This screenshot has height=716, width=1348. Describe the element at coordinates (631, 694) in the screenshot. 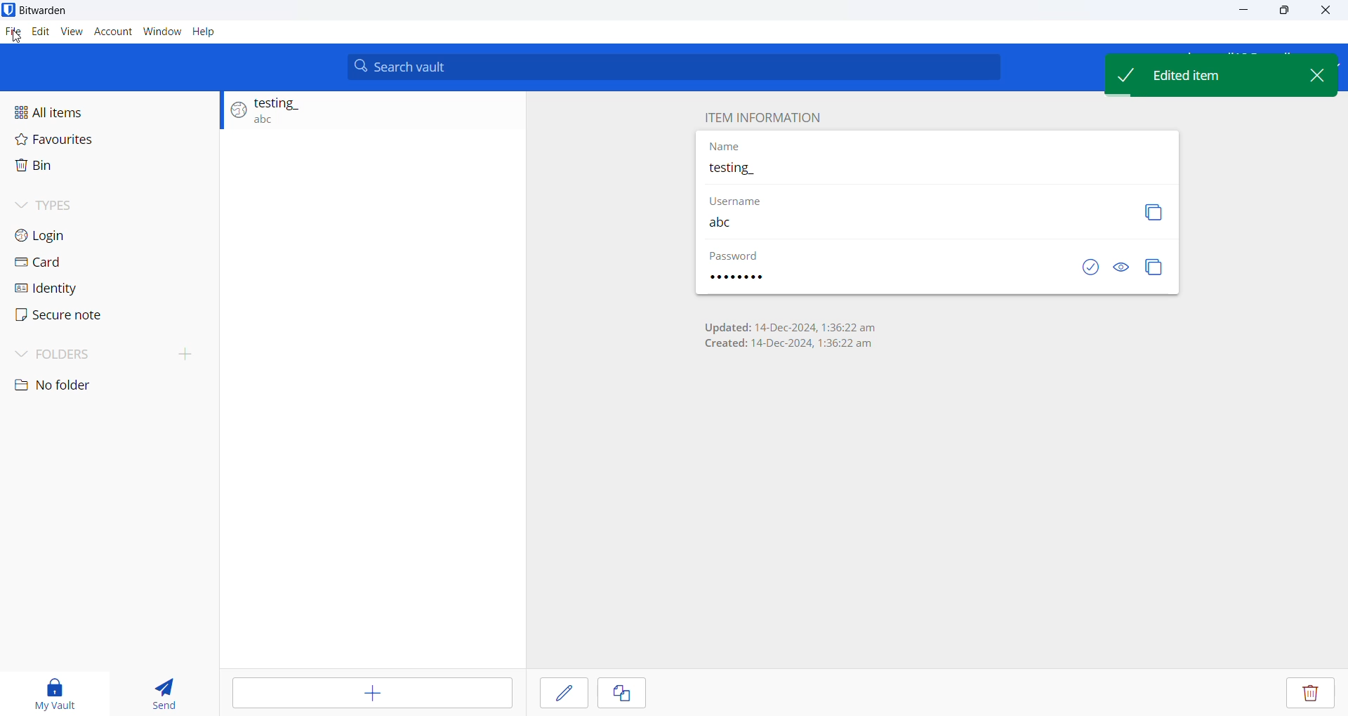

I see `Cancel` at that location.